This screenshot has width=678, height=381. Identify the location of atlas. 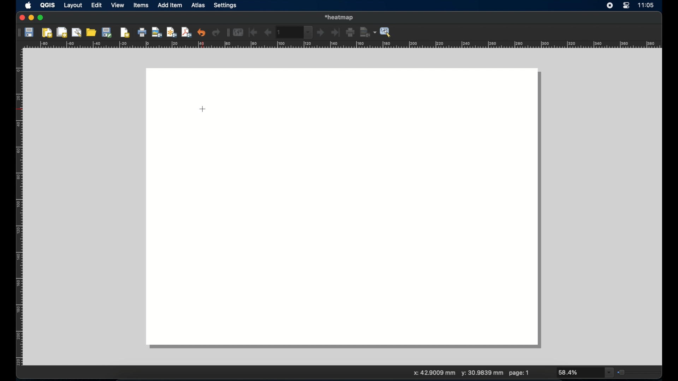
(200, 6).